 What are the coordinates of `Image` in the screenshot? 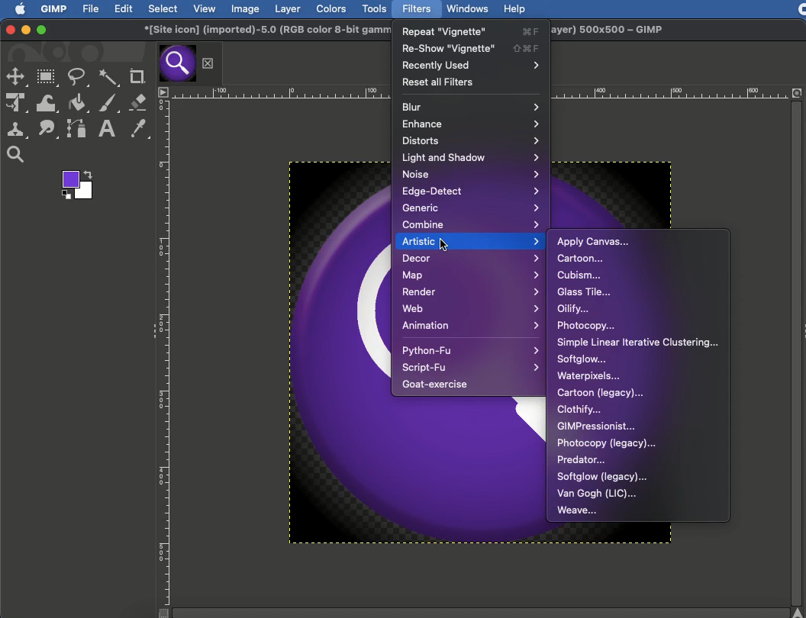 It's located at (332, 352).